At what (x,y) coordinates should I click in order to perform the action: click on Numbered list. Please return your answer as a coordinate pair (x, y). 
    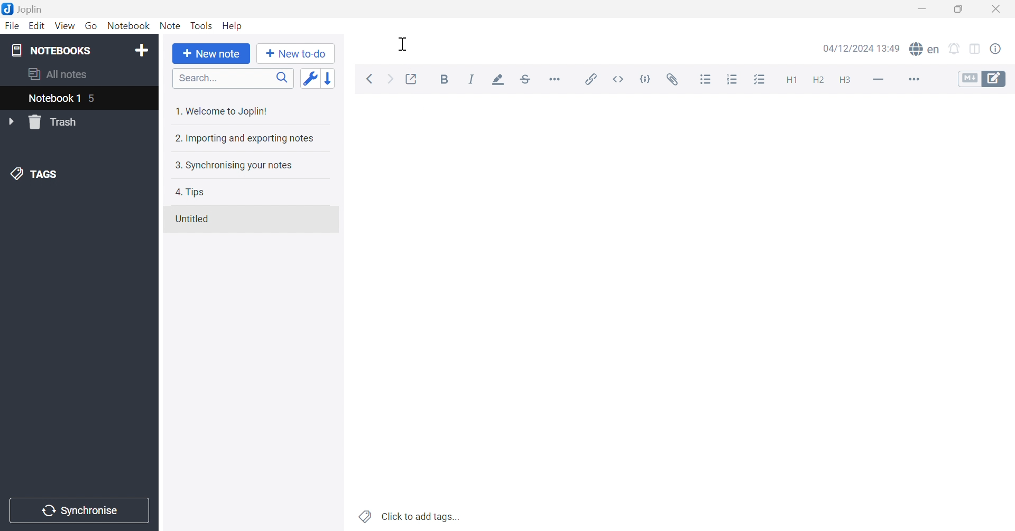
    Looking at the image, I should click on (734, 79).